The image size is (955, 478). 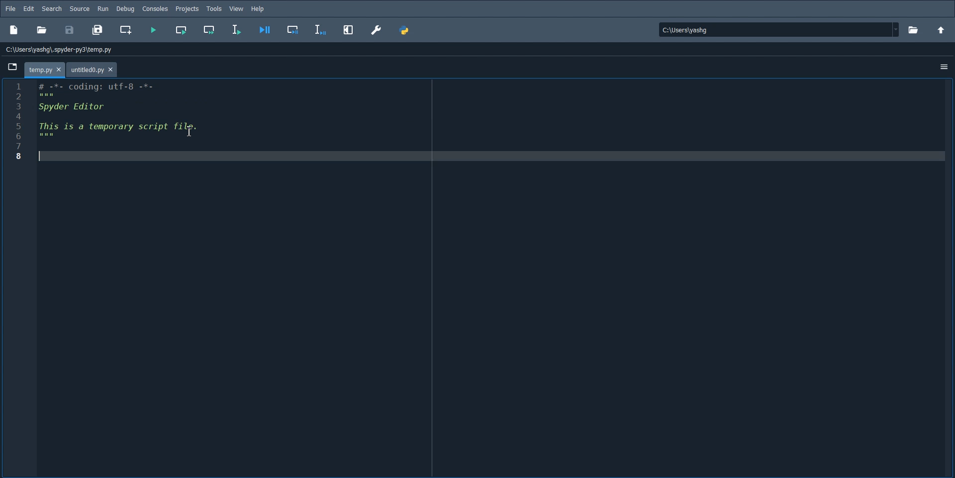 What do you see at coordinates (153, 31) in the screenshot?
I see `Run file` at bounding box center [153, 31].